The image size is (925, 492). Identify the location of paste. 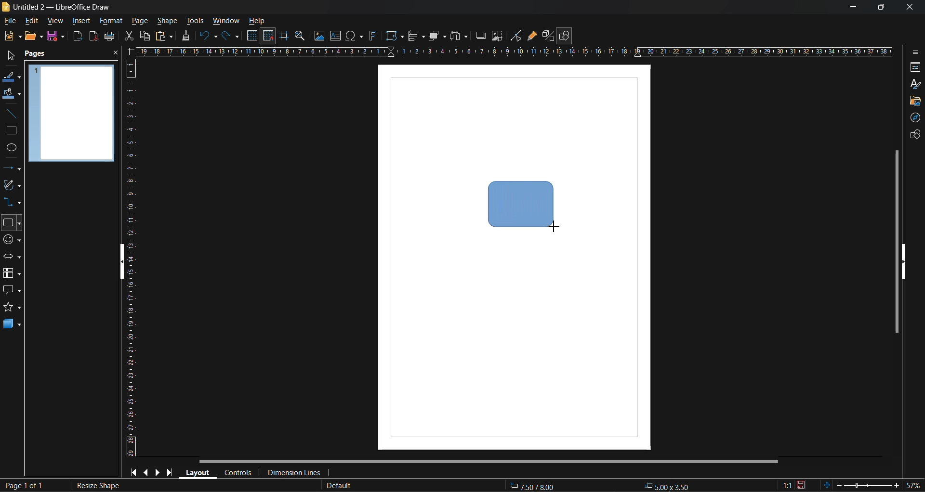
(164, 37).